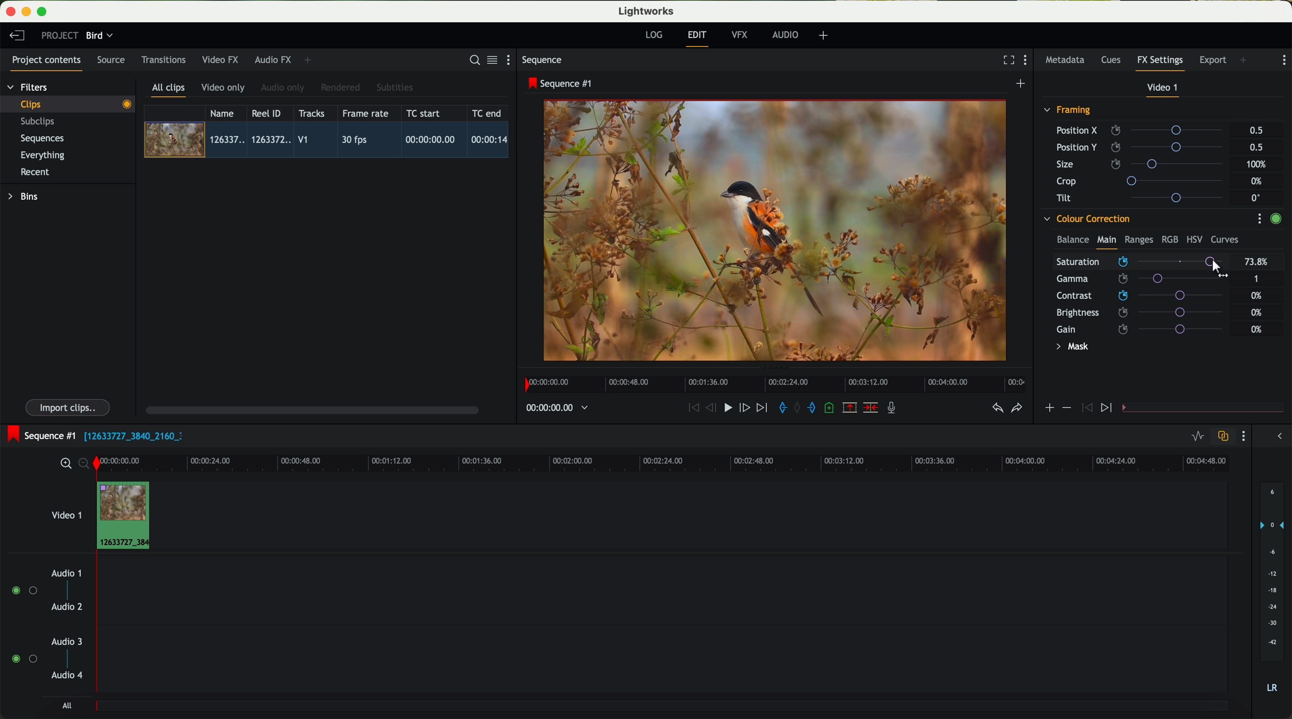 This screenshot has height=719, width=1292. What do you see at coordinates (1221, 437) in the screenshot?
I see `toggle auto track sync` at bounding box center [1221, 437].